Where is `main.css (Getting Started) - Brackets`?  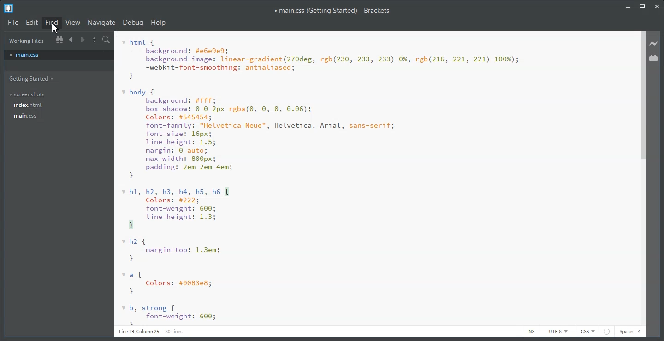
main.css (Getting Started) - Brackets is located at coordinates (332, 10).